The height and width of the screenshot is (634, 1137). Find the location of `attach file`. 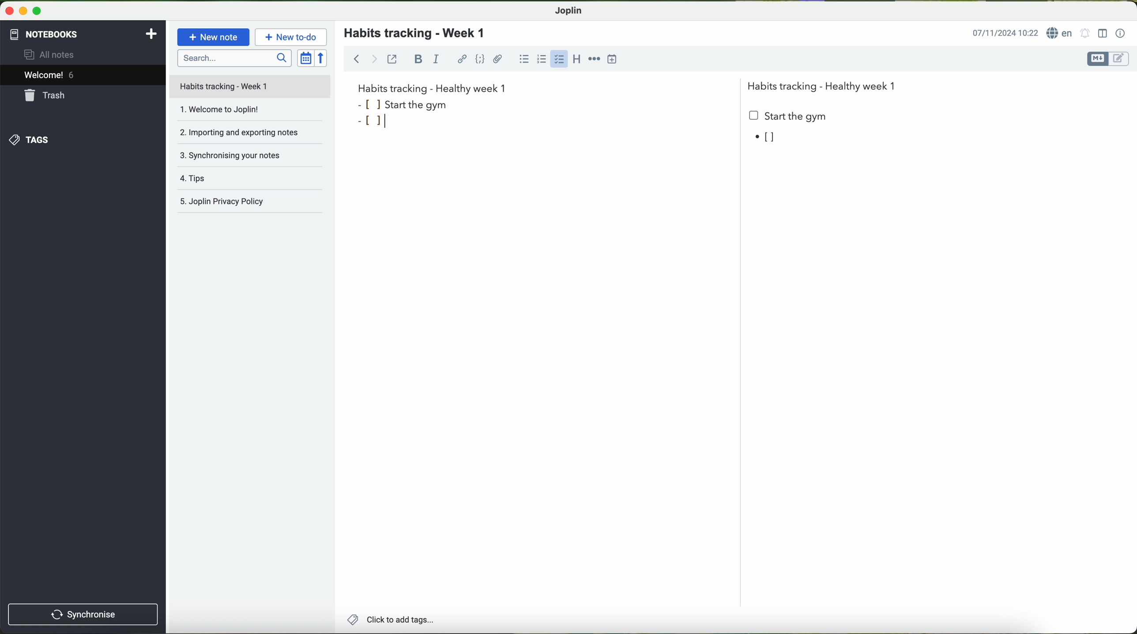

attach file is located at coordinates (498, 59).